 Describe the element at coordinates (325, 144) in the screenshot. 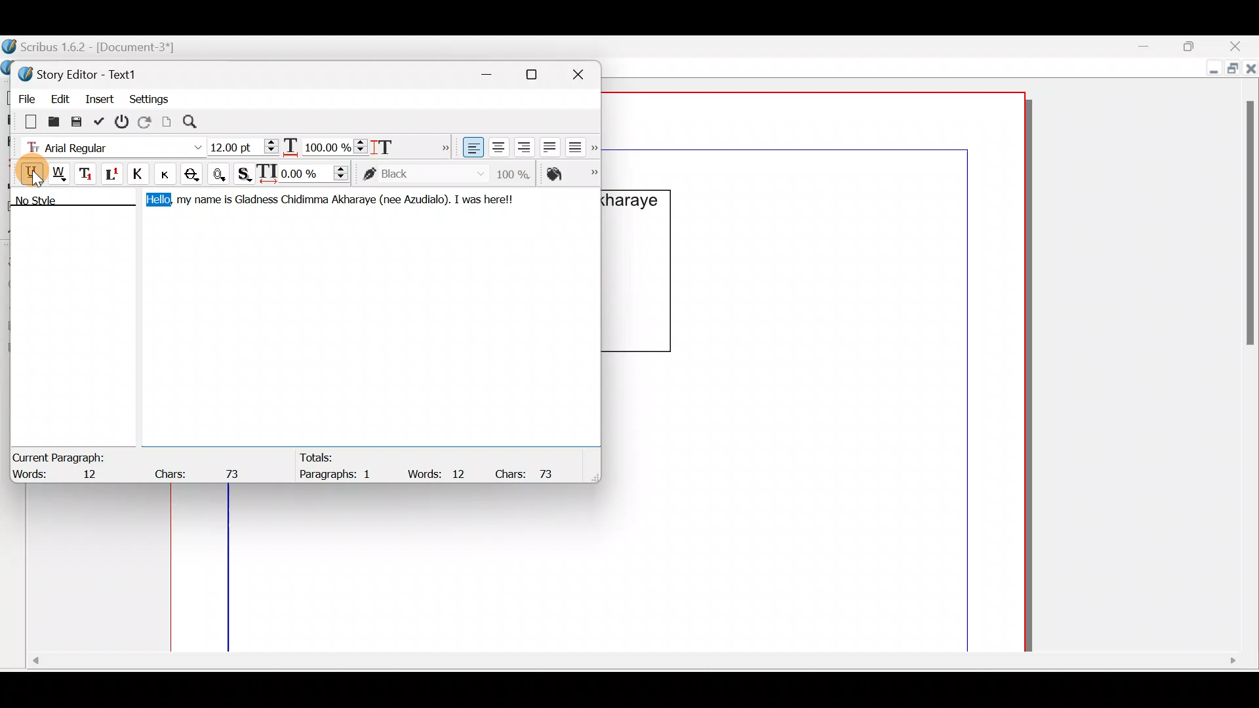

I see `Scaling width of characters` at that location.